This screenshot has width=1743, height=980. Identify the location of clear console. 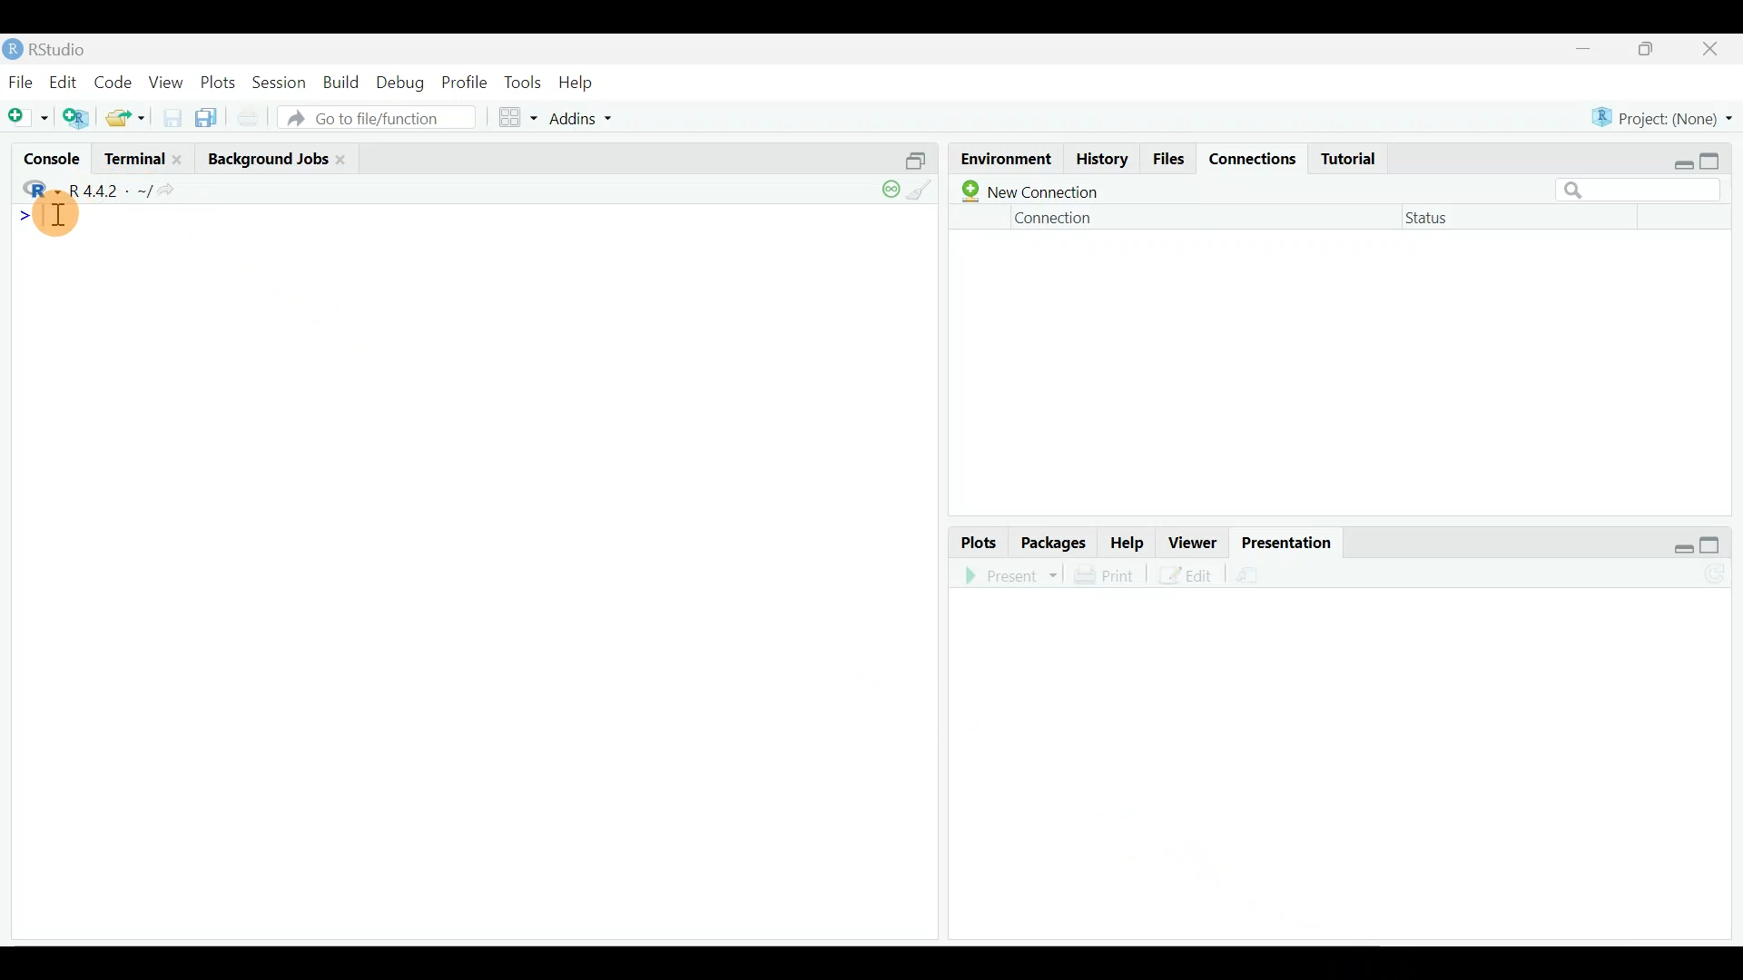
(926, 194).